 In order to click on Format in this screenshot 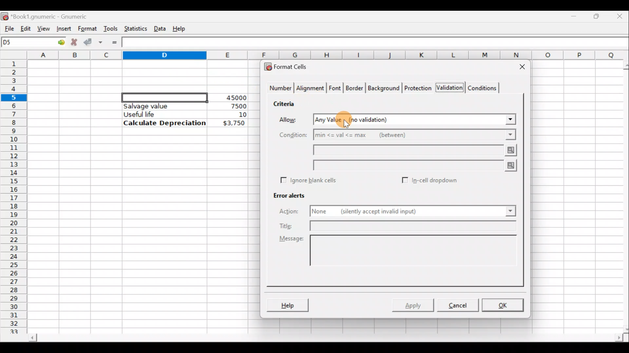, I will do `click(87, 29)`.